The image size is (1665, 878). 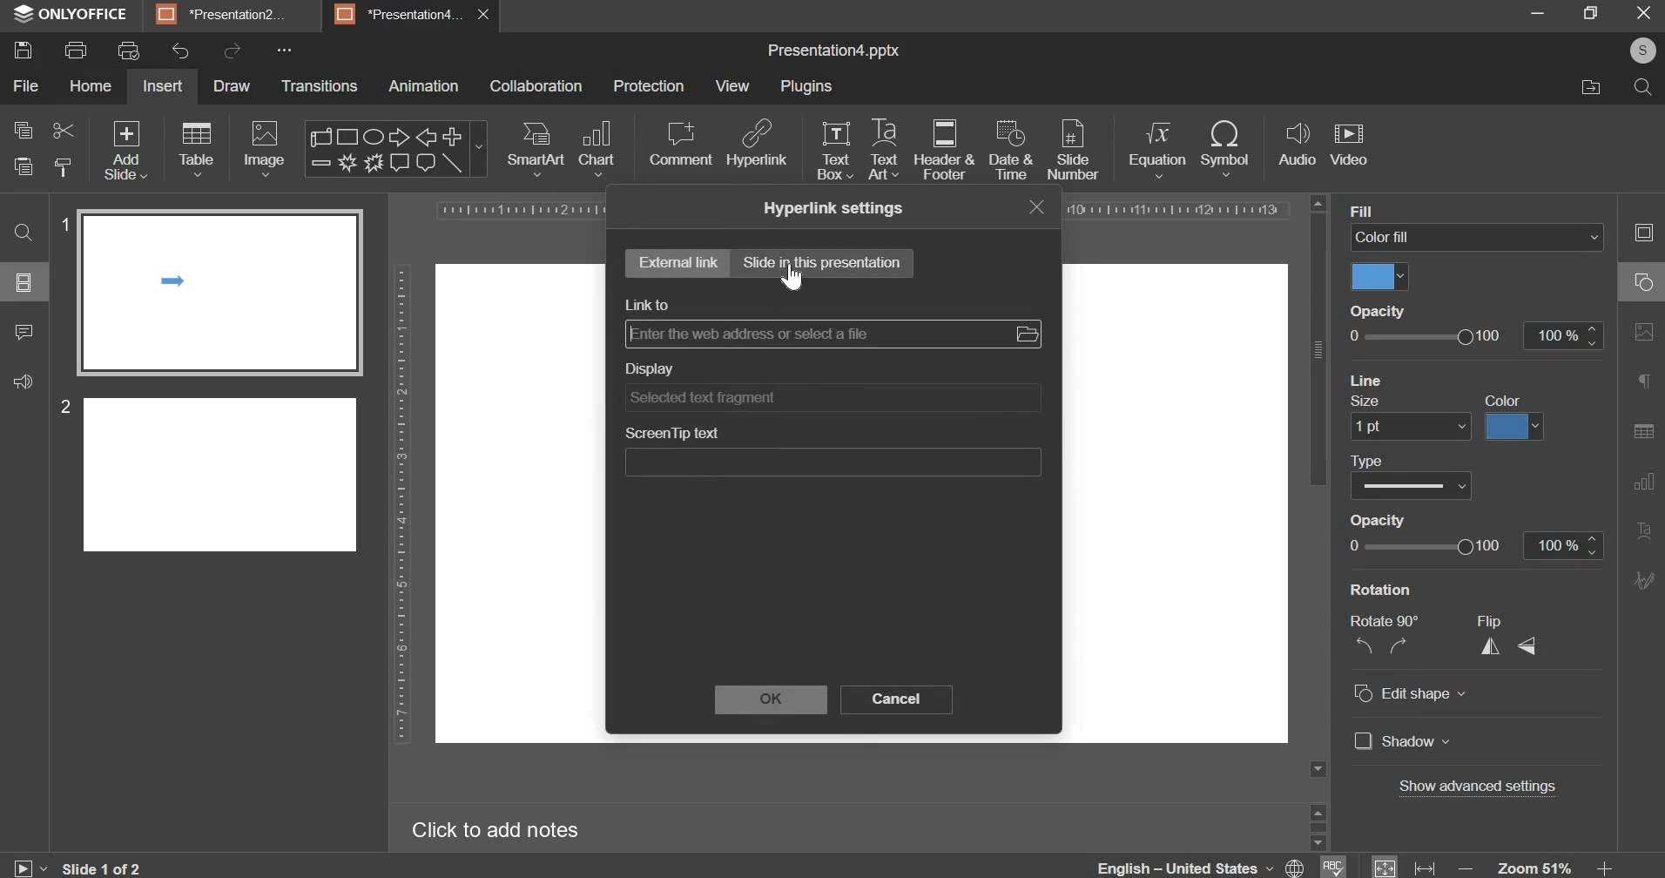 I want to click on draw, so click(x=231, y=85).